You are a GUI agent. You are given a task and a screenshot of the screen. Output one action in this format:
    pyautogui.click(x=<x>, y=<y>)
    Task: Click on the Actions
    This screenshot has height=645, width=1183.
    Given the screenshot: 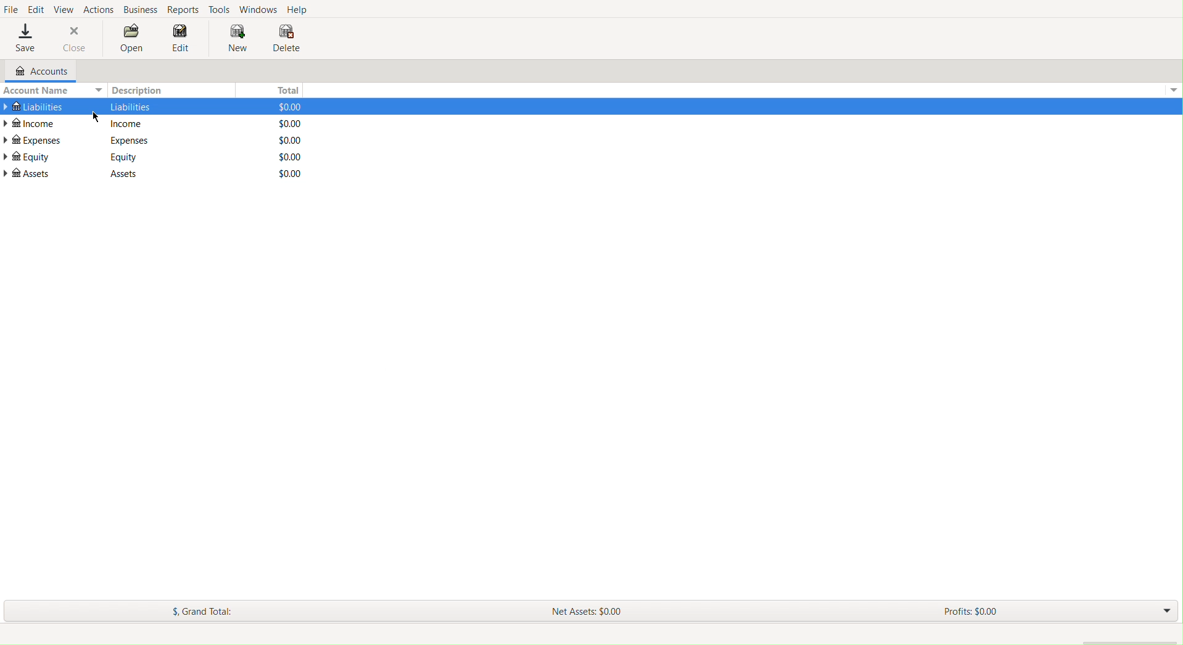 What is the action you would take?
    pyautogui.click(x=99, y=8)
    